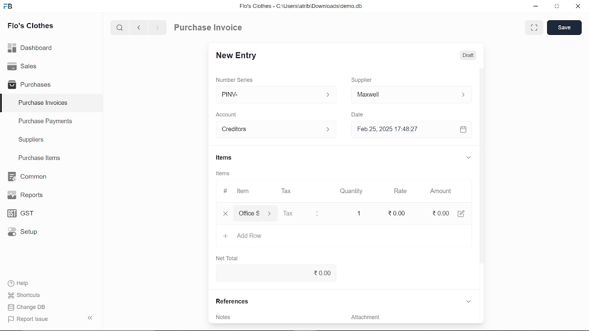  What do you see at coordinates (52, 123) in the screenshot?
I see `Purchase Payments` at bounding box center [52, 123].